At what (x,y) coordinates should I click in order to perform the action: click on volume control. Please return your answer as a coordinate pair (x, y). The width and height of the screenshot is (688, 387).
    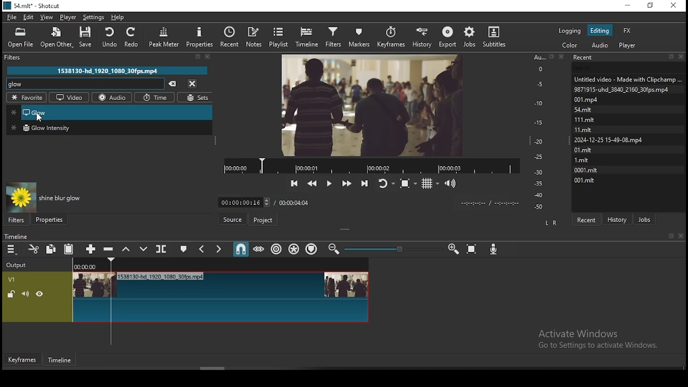
    Looking at the image, I should click on (451, 183).